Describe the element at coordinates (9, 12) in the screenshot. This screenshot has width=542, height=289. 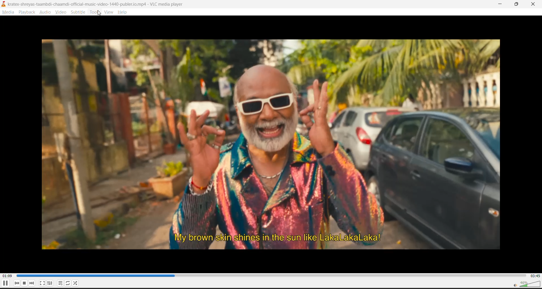
I see `media` at that location.